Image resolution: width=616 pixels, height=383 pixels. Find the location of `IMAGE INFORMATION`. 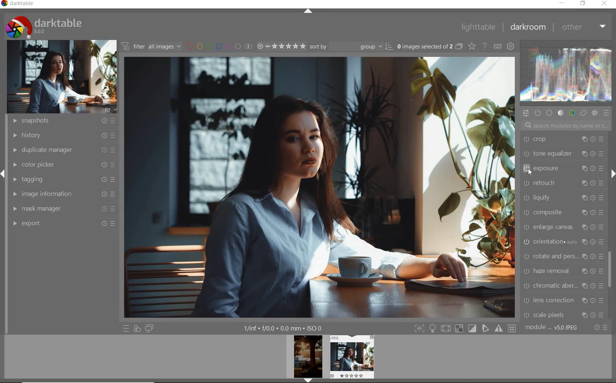

IMAGE INFORMATION is located at coordinates (62, 194).